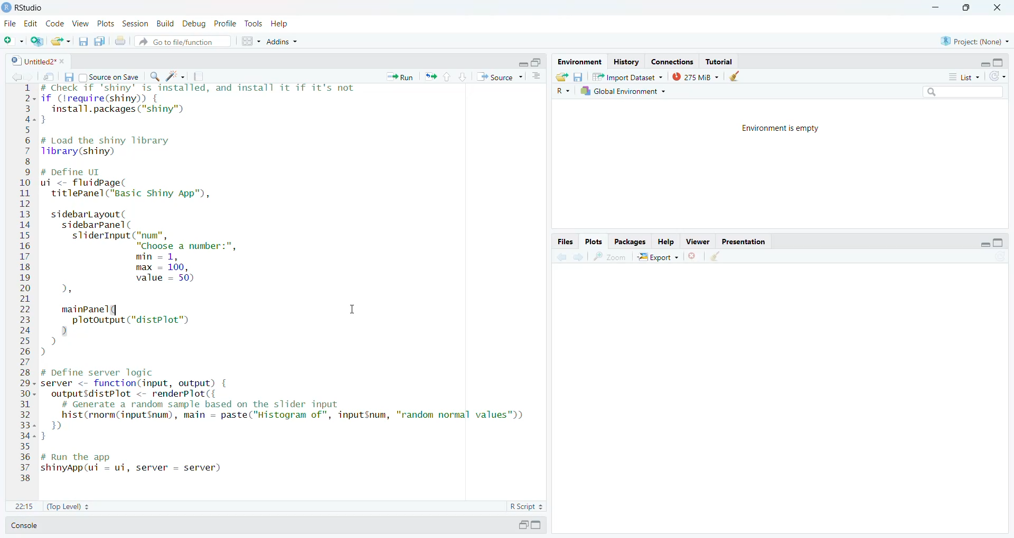 The image size is (1014, 538). I want to click on (Top Level), so click(69, 506).